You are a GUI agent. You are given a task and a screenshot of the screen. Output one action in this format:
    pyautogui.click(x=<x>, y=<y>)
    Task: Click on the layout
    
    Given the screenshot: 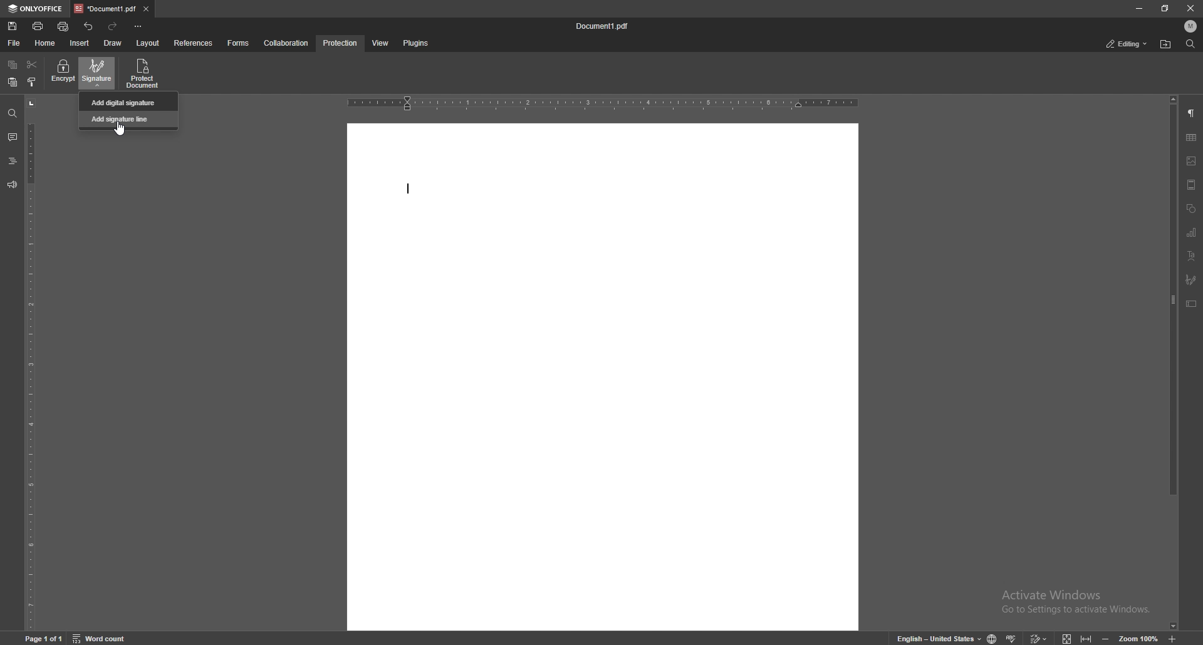 What is the action you would take?
    pyautogui.click(x=147, y=44)
    